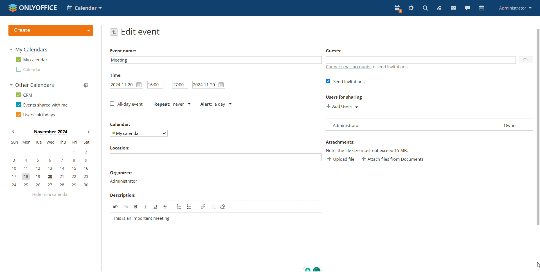 The image size is (540, 272). I want to click on next month, so click(89, 132).